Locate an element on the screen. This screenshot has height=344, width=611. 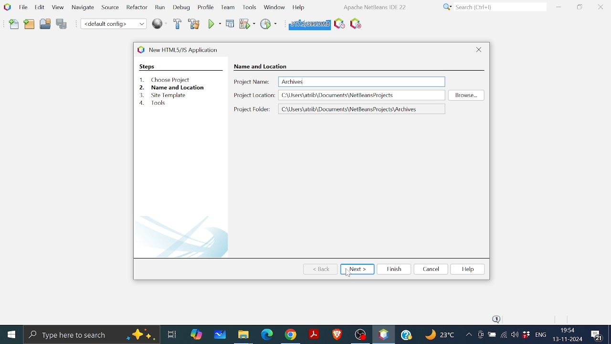
Show hidden icons is located at coordinates (468, 335).